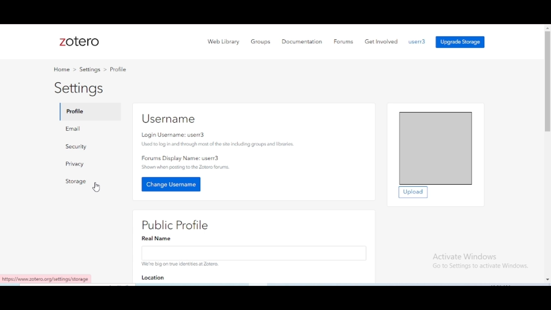  Describe the element at coordinates (254, 253) in the screenshot. I see `enter real name` at that location.